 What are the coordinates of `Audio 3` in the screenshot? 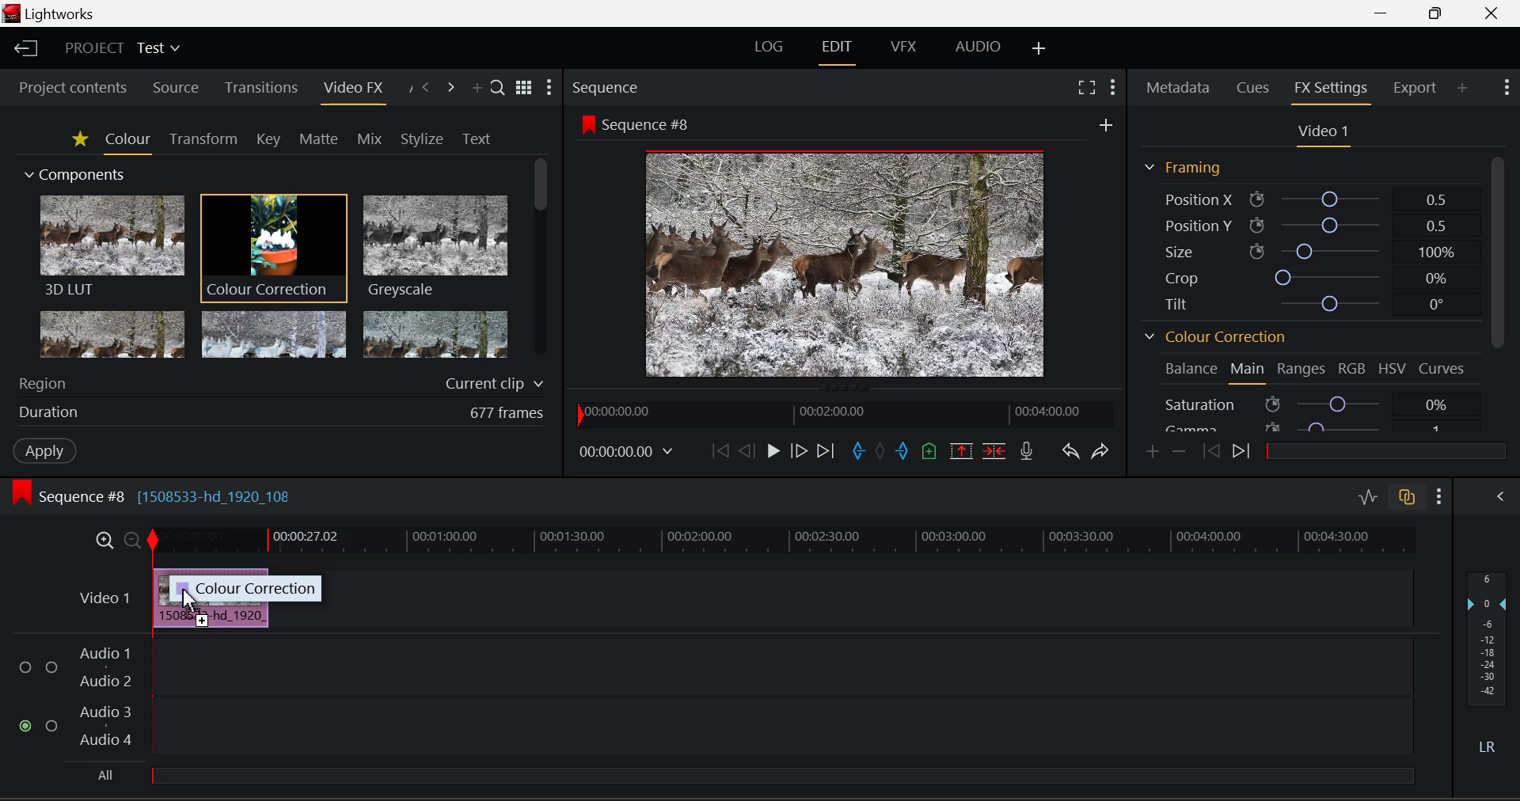 It's located at (105, 713).